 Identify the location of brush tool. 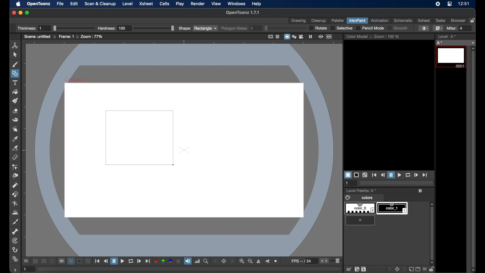
(15, 65).